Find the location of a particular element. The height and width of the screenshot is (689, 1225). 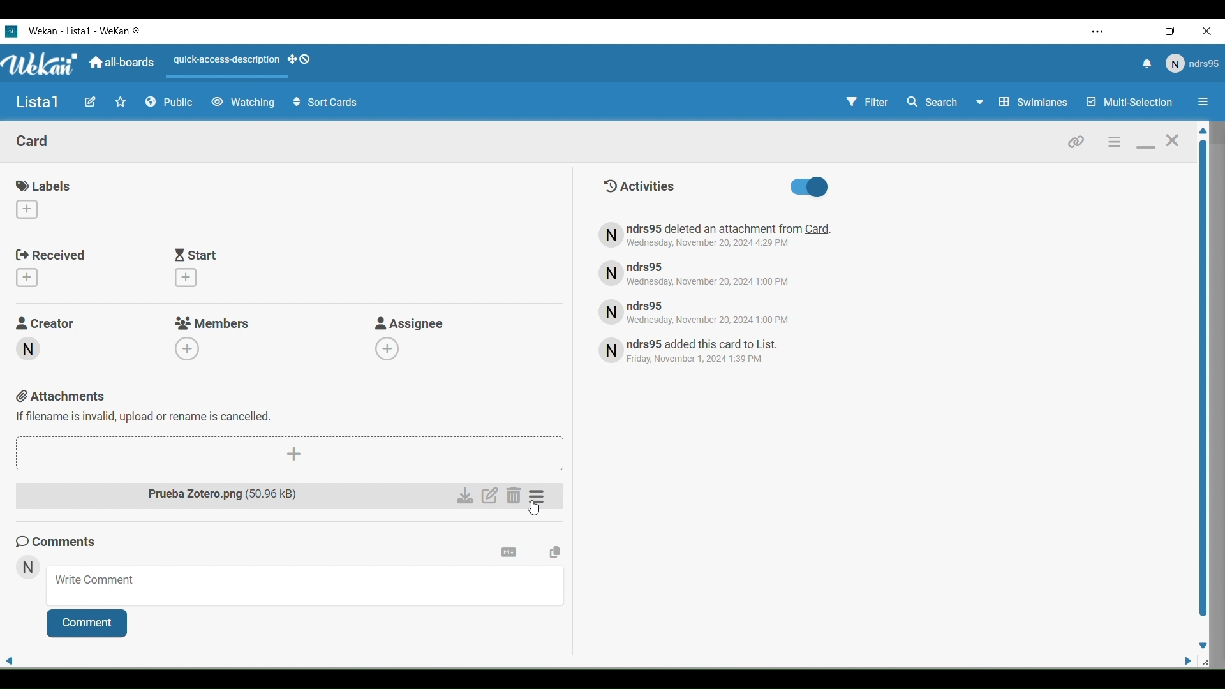

Creator is located at coordinates (47, 322).